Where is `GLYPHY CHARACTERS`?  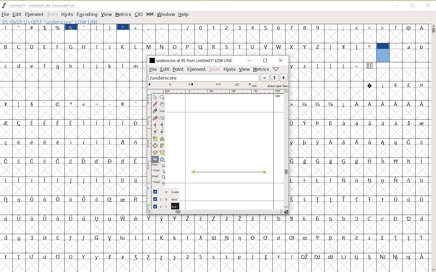
GLYPHY CHARACTERS is located at coordinates (72, 144).